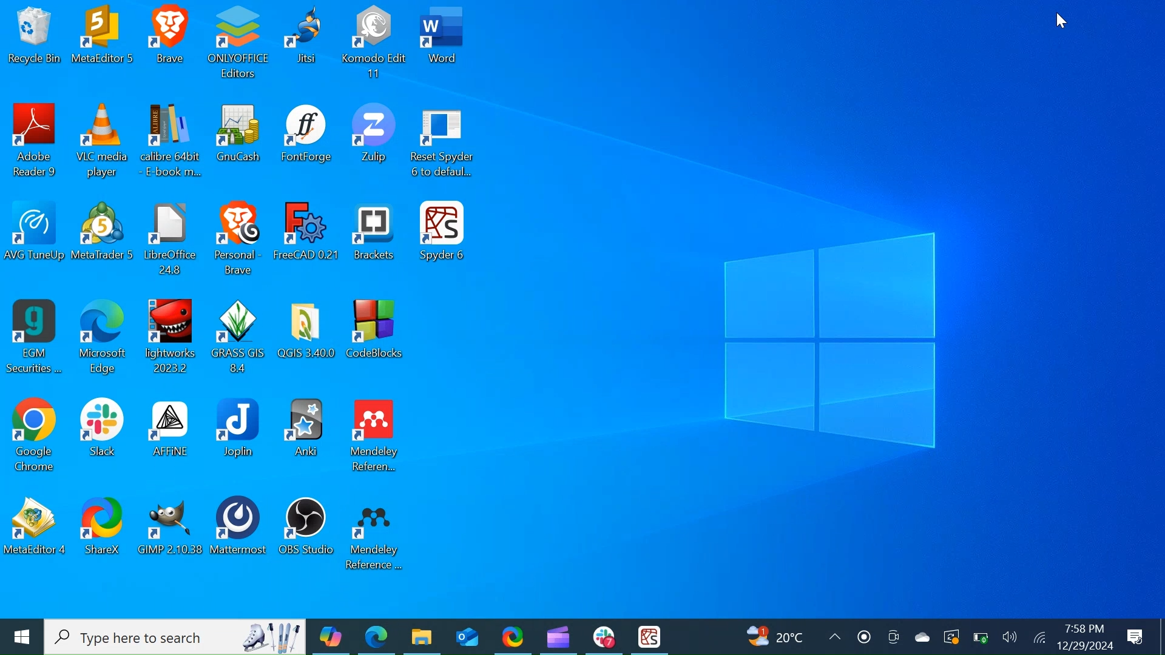 This screenshot has width=1165, height=655. Describe the element at coordinates (447, 239) in the screenshot. I see `Spyder Desktop icon` at that location.